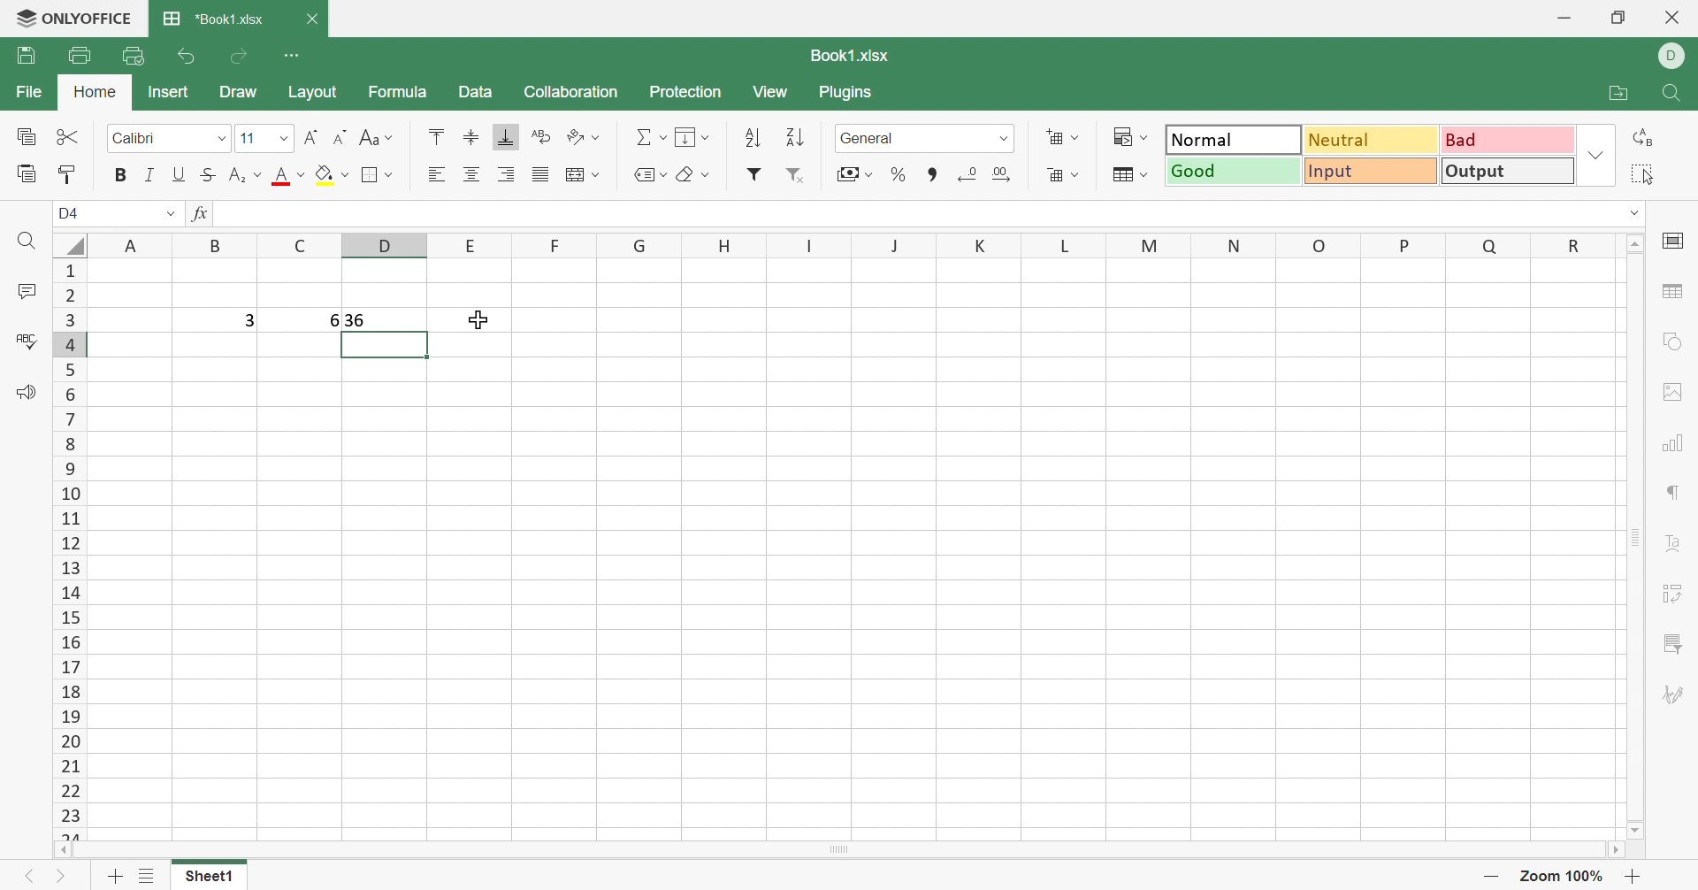 The width and height of the screenshot is (1698, 890). What do you see at coordinates (1235, 170) in the screenshot?
I see `Good` at bounding box center [1235, 170].